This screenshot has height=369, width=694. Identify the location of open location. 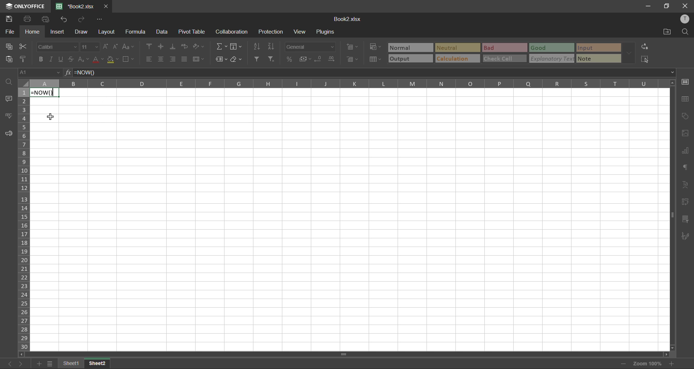
(665, 32).